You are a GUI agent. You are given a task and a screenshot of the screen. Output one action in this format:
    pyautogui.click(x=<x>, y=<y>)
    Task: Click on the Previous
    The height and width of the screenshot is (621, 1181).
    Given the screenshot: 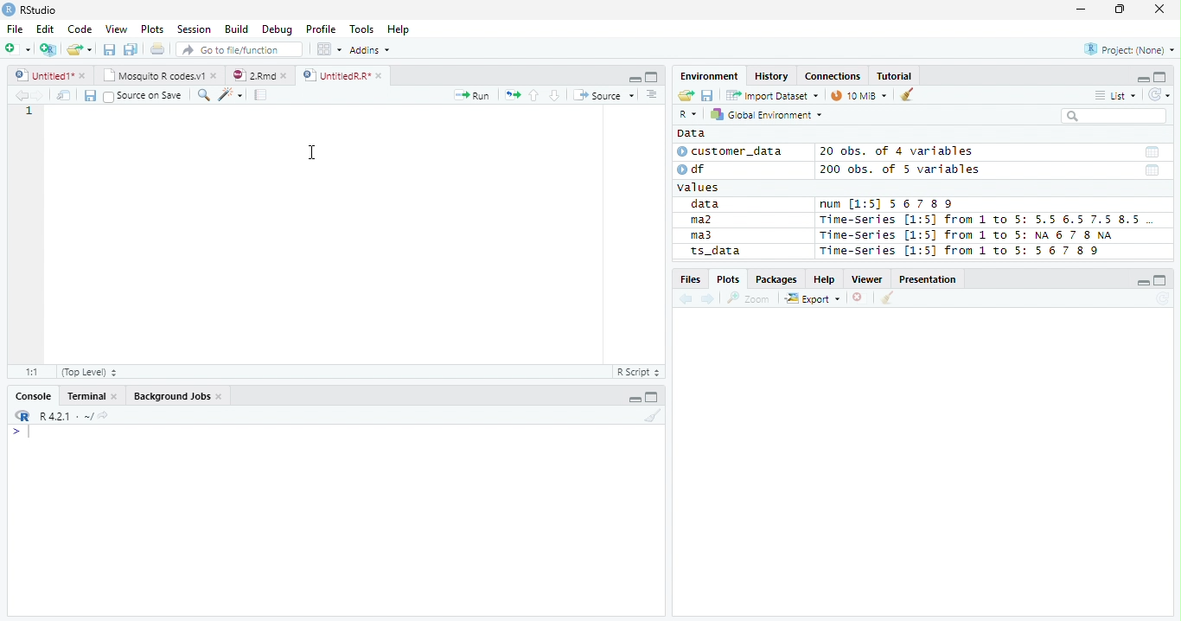 What is the action you would take?
    pyautogui.click(x=19, y=95)
    